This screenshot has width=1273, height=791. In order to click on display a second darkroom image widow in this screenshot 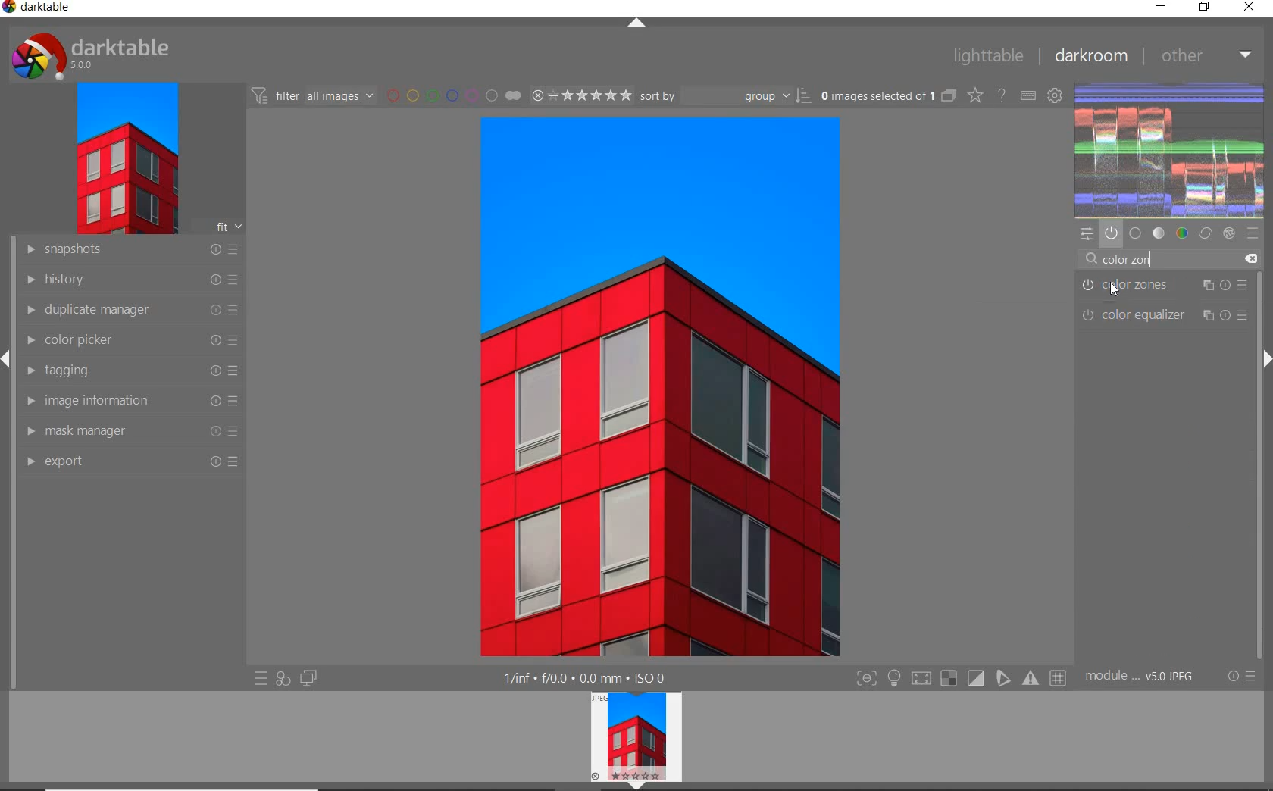, I will do `click(308, 677)`.